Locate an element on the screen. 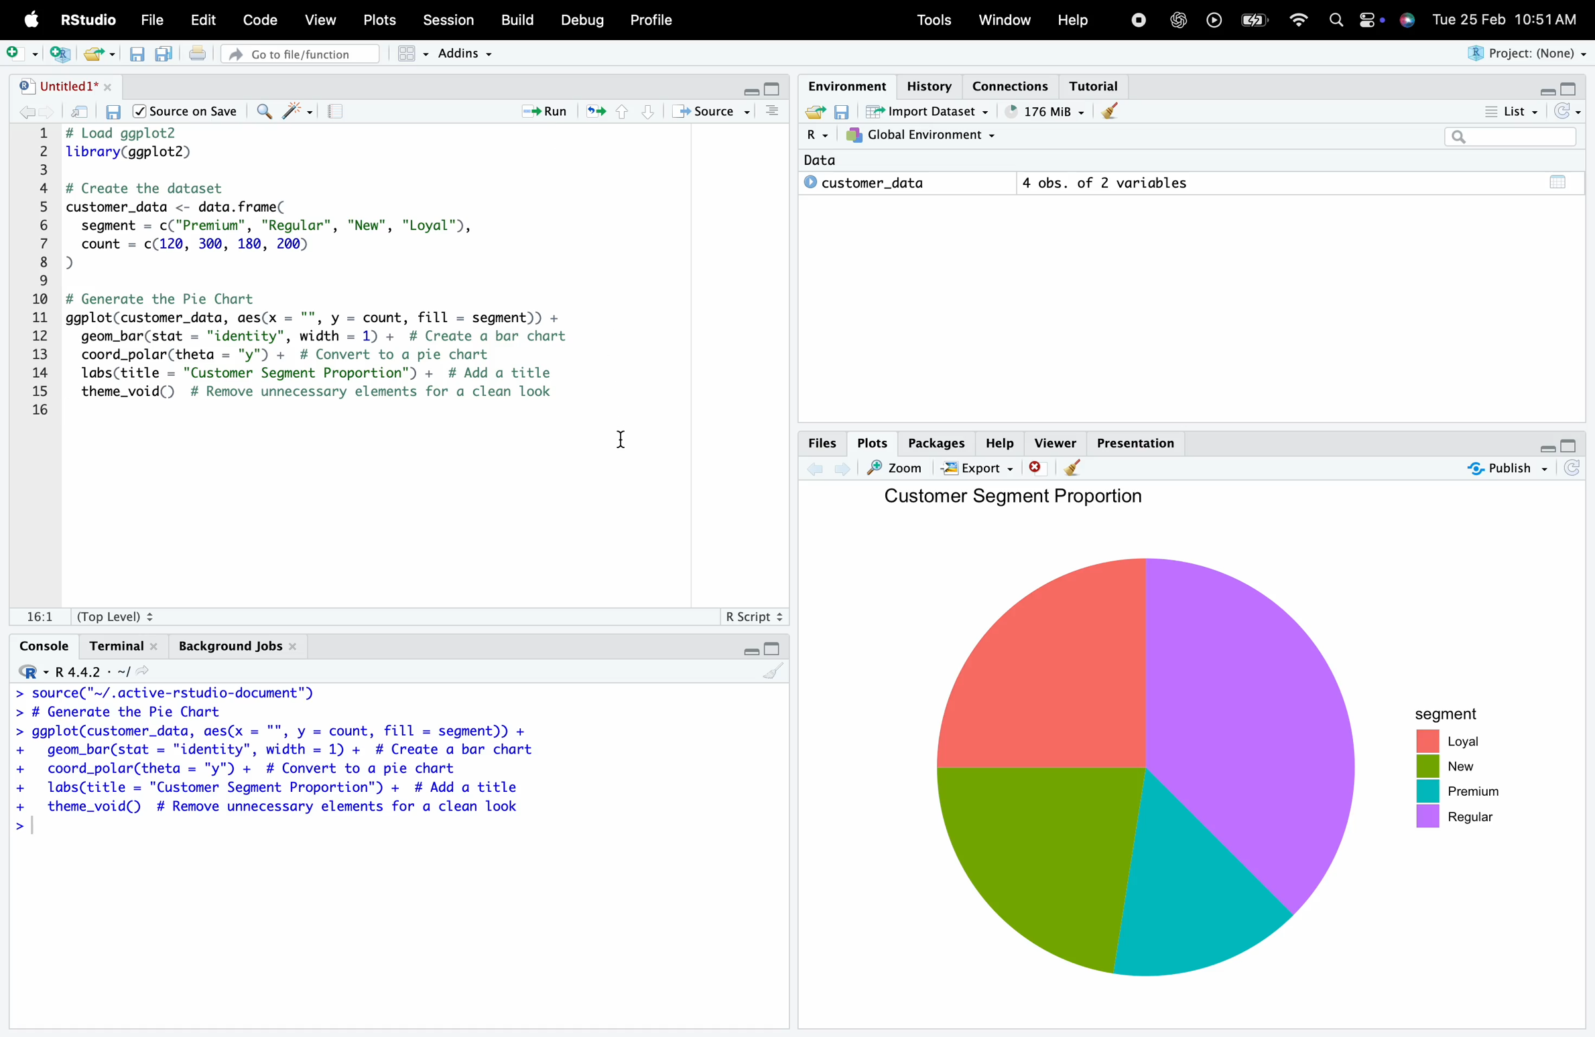  Window is located at coordinates (1003, 20).